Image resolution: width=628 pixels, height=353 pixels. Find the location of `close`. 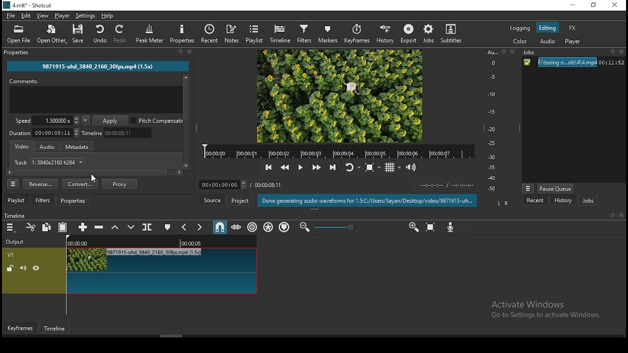

close is located at coordinates (511, 52).